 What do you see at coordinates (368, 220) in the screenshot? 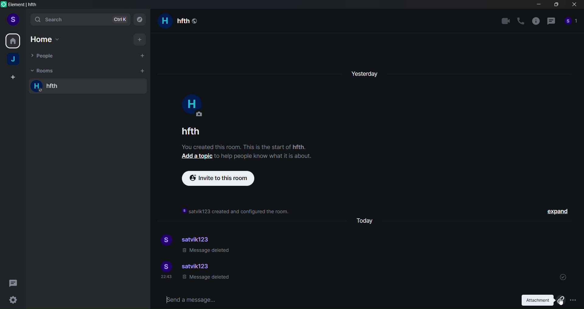
I see `today` at bounding box center [368, 220].